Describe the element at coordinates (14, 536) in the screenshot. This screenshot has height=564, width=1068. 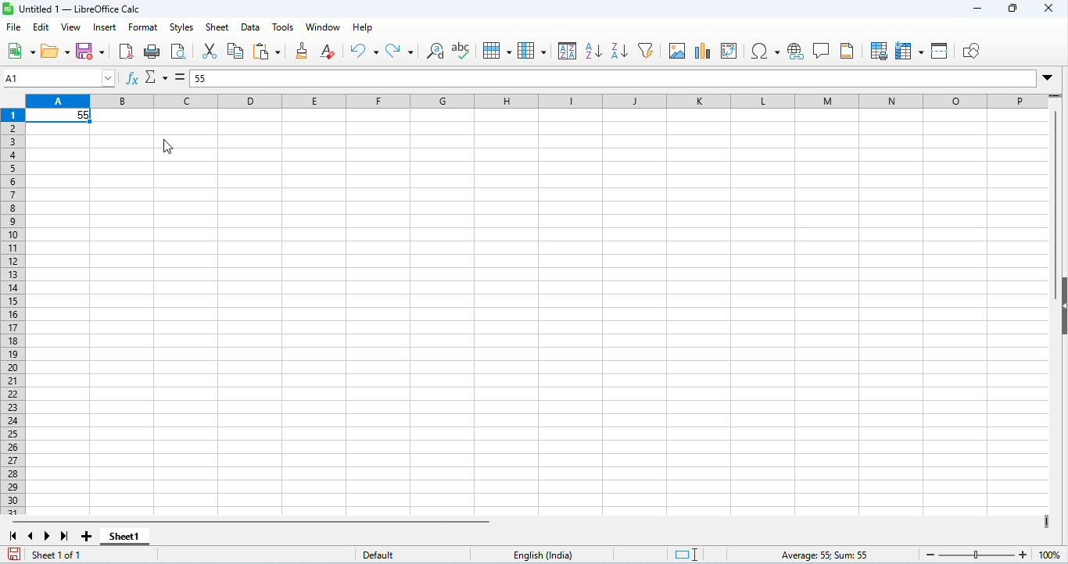
I see `first sheet` at that location.